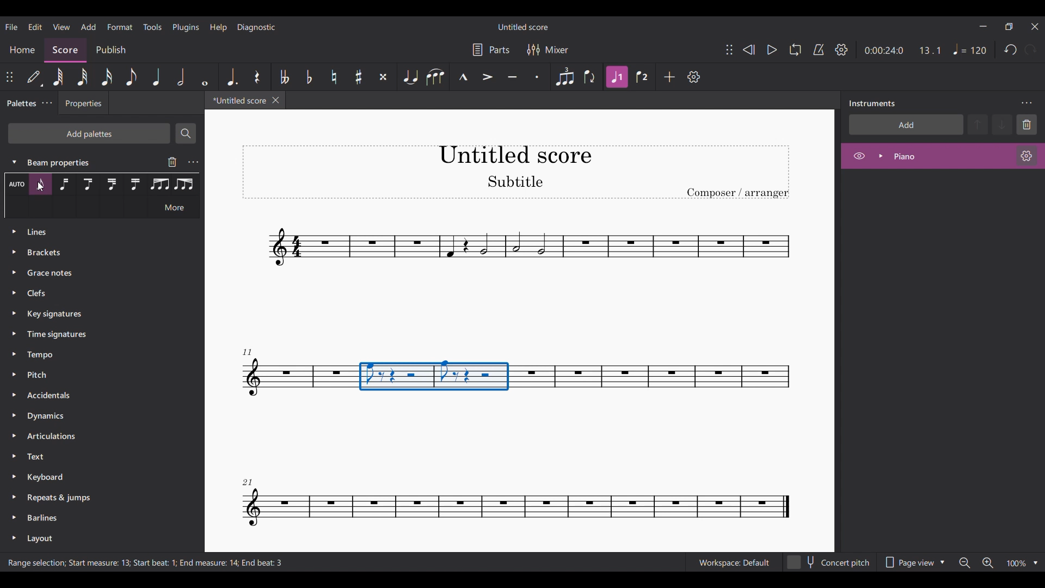 This screenshot has width=1045, height=588. I want to click on Quarter note, so click(156, 77).